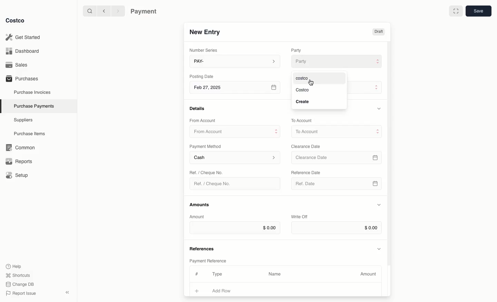  What do you see at coordinates (145, 12) in the screenshot?
I see `Payment` at bounding box center [145, 12].